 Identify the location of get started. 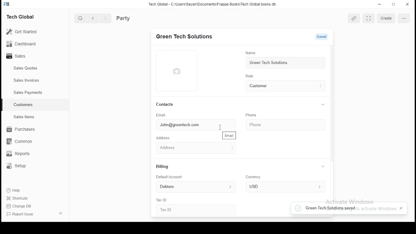
(22, 32).